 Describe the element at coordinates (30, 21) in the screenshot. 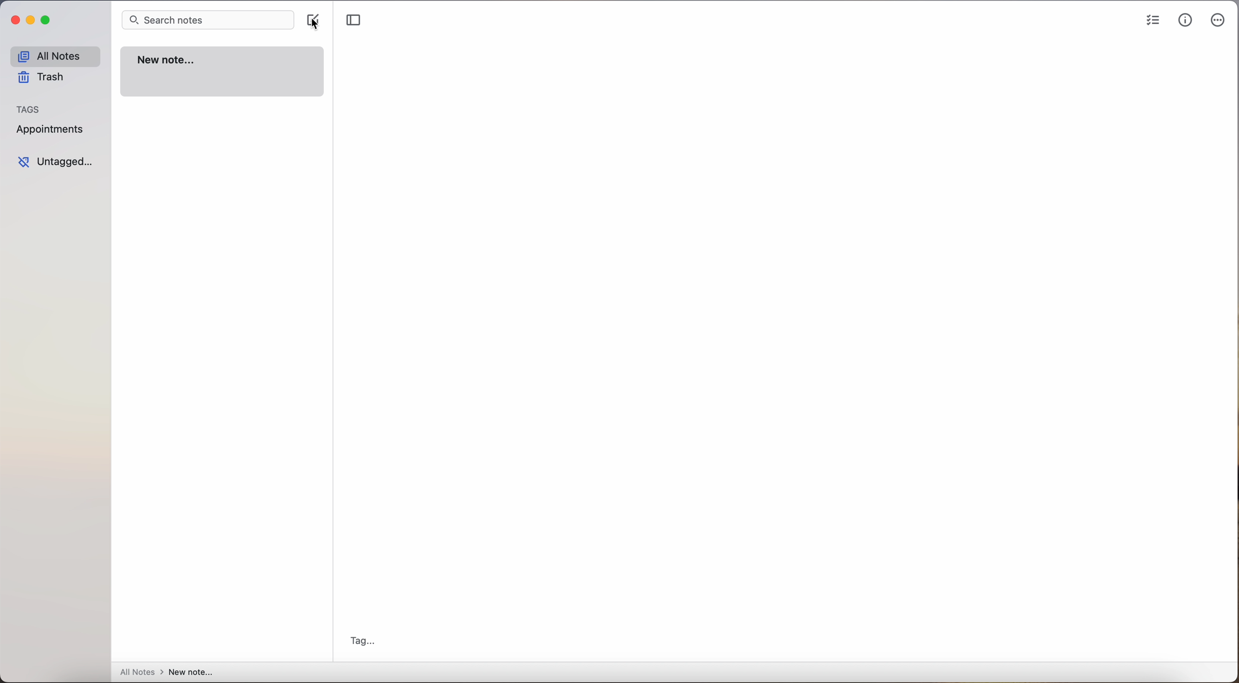

I see `minimize Simplenote` at that location.